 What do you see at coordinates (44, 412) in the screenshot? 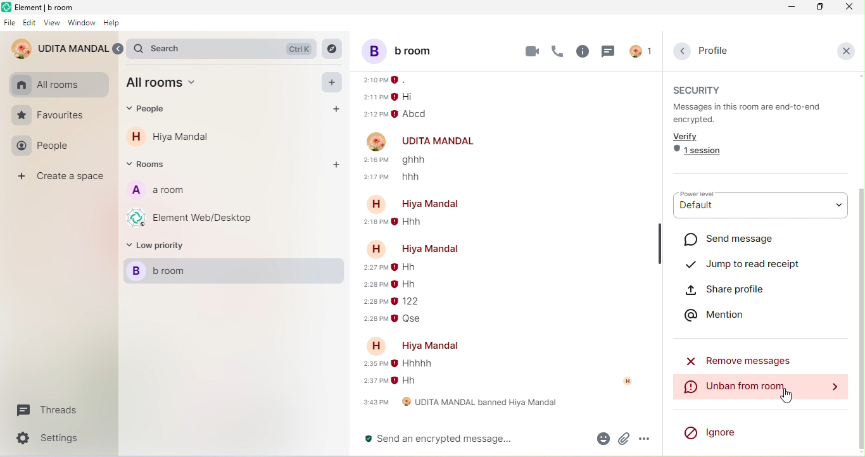
I see `threads` at bounding box center [44, 412].